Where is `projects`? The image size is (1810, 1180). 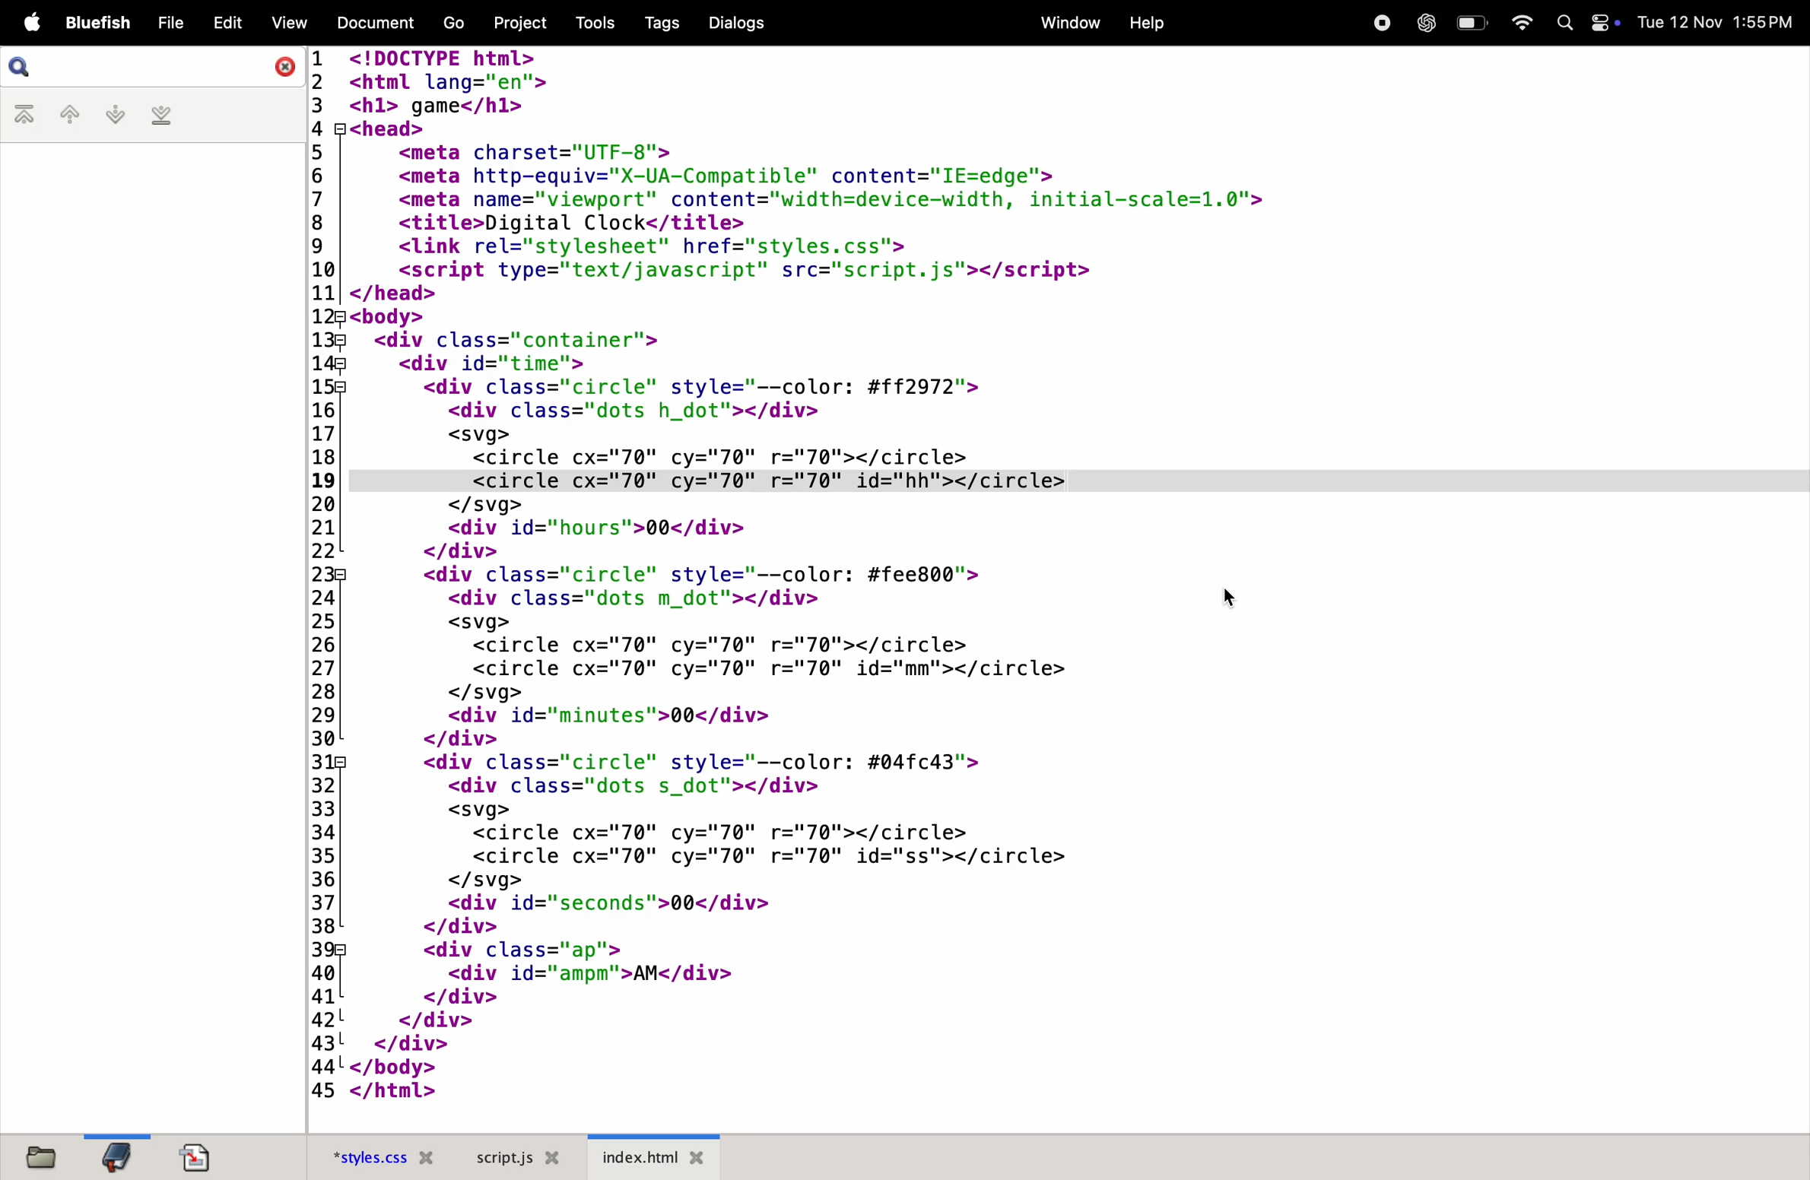 projects is located at coordinates (513, 23).